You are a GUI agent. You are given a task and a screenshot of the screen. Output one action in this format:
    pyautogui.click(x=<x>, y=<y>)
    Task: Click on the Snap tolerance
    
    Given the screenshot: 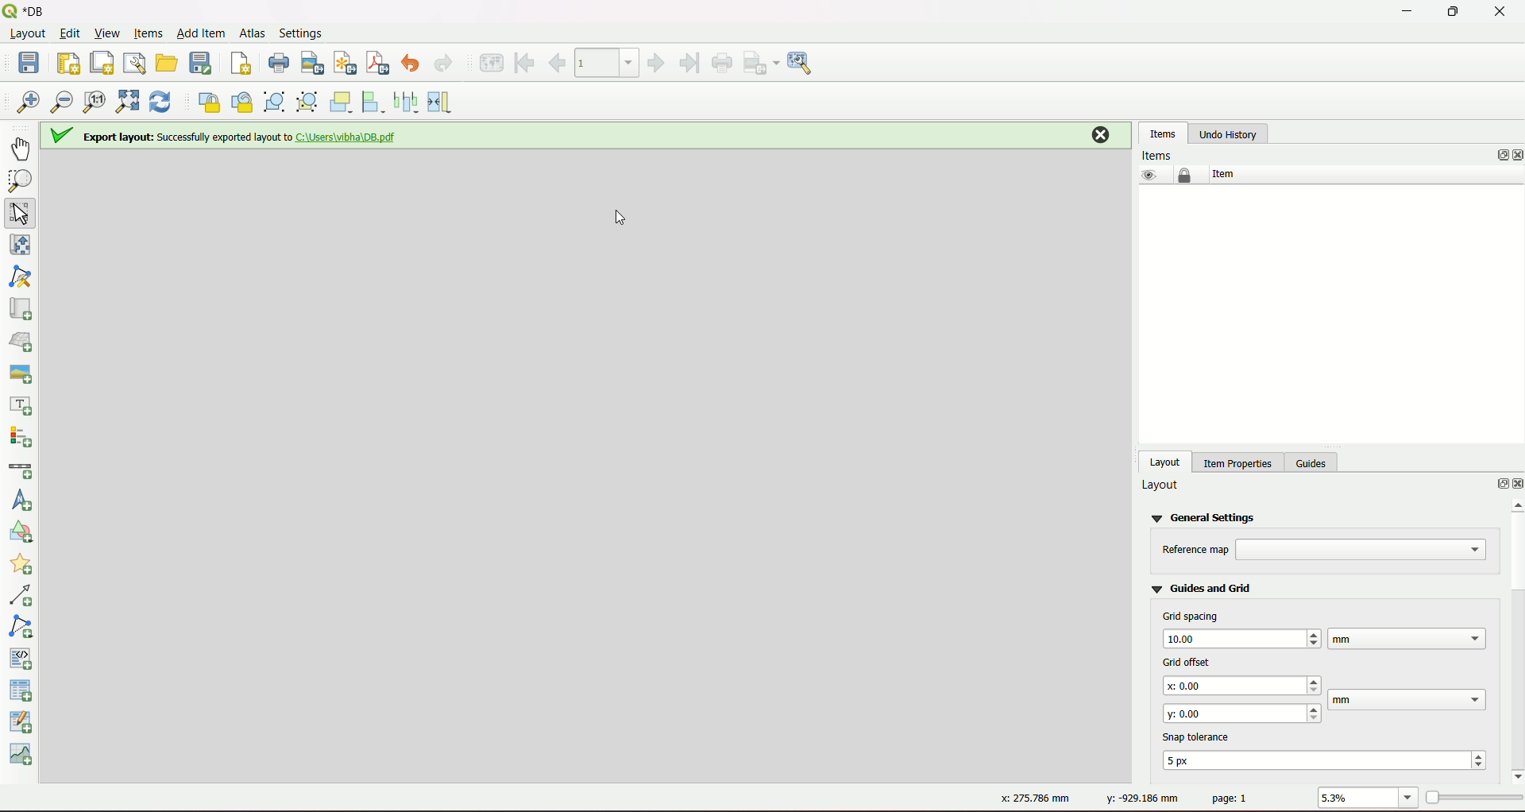 What is the action you would take?
    pyautogui.click(x=1200, y=736)
    